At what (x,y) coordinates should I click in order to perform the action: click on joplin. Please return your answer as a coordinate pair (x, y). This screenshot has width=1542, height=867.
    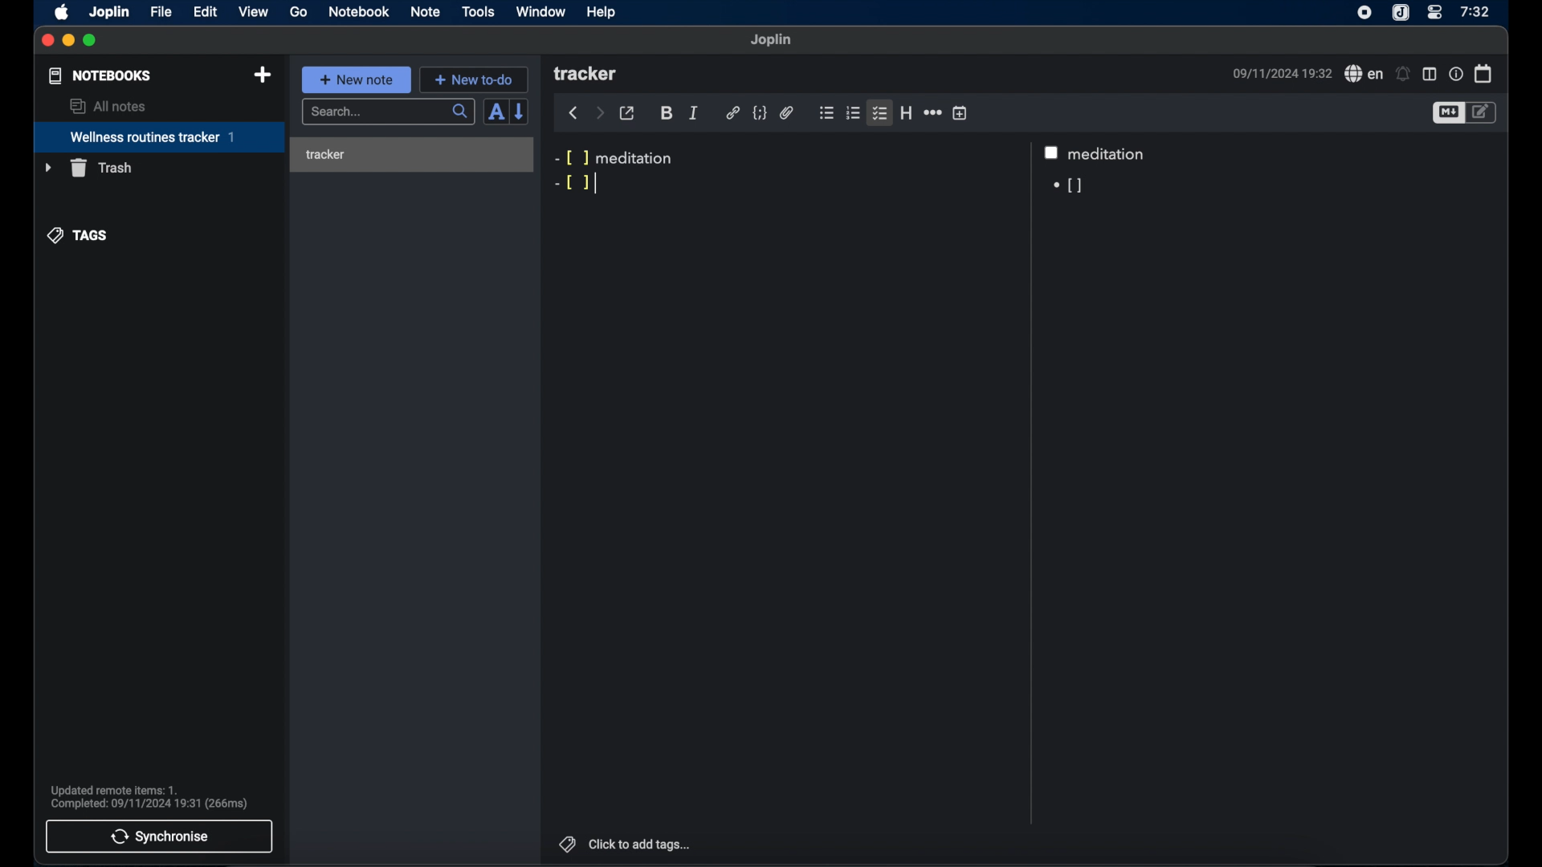
    Looking at the image, I should click on (772, 40).